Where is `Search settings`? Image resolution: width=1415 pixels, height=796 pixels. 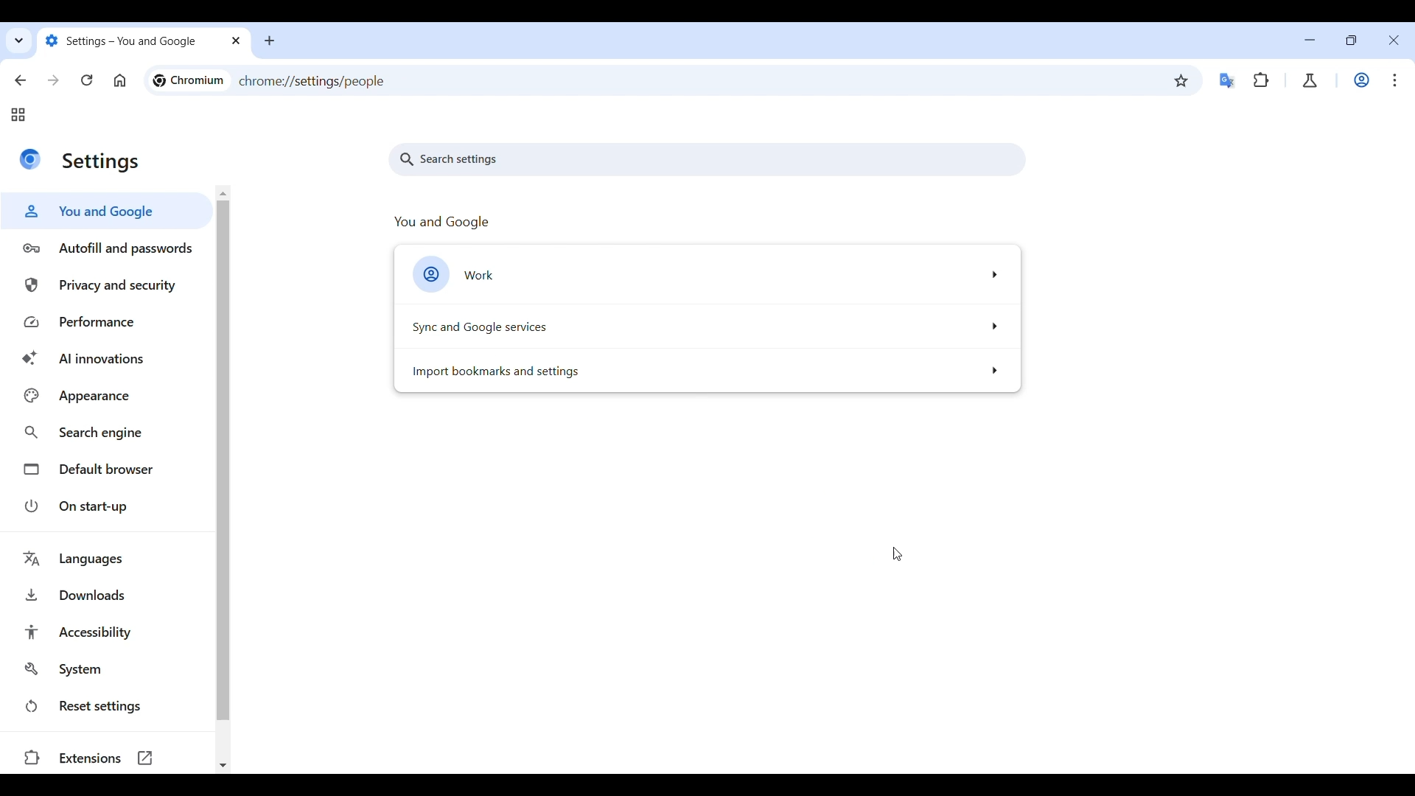
Search settings is located at coordinates (708, 159).